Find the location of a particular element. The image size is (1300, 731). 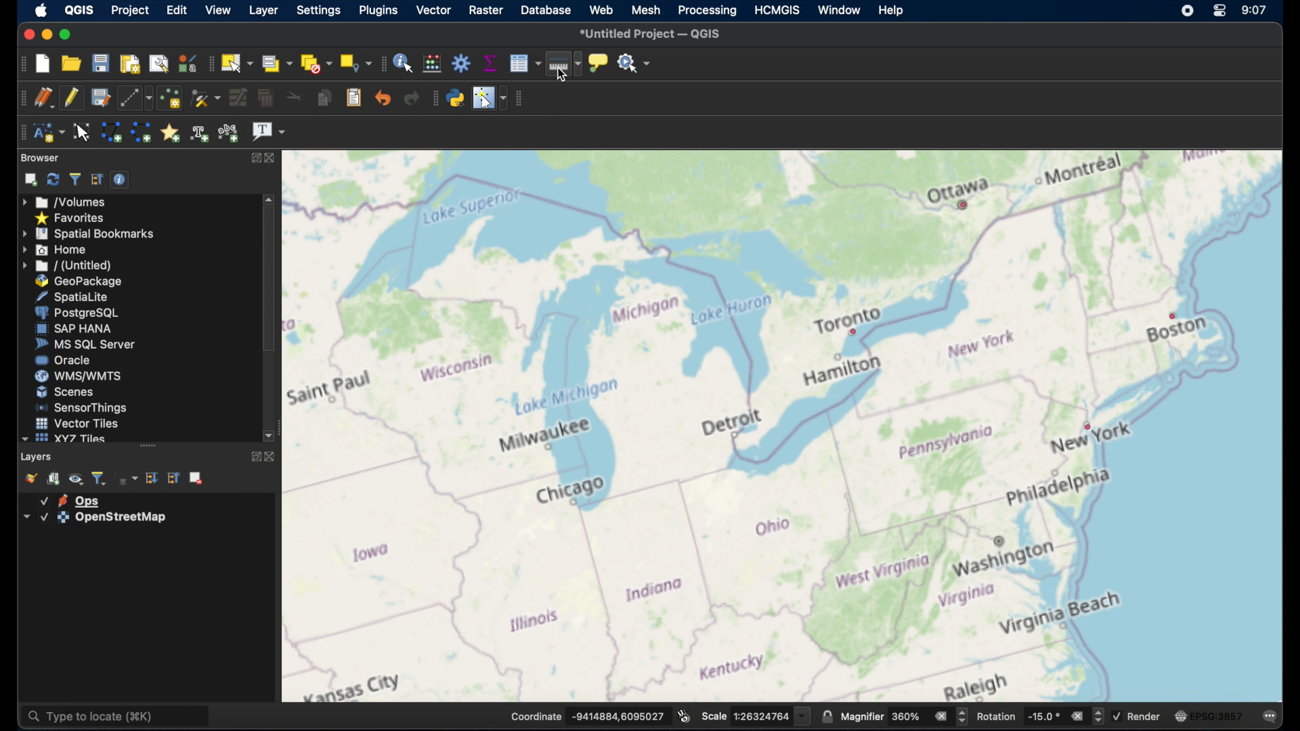

minimize is located at coordinates (45, 34).